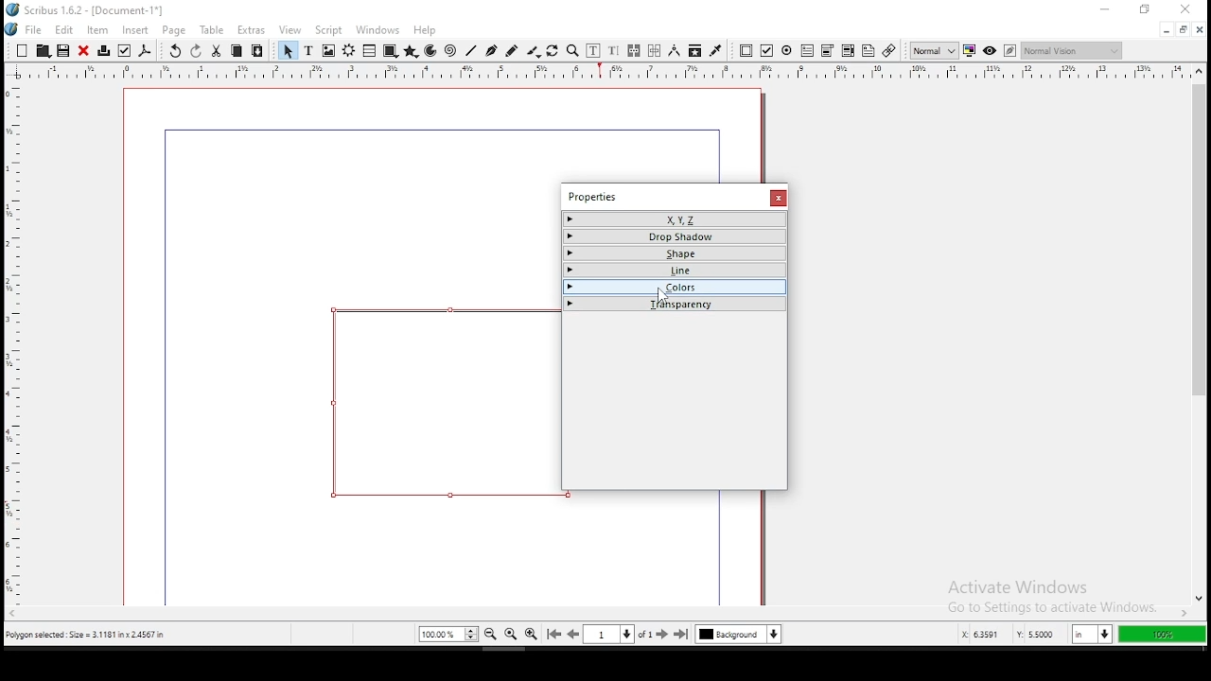  Describe the element at coordinates (136, 30) in the screenshot. I see `insert` at that location.